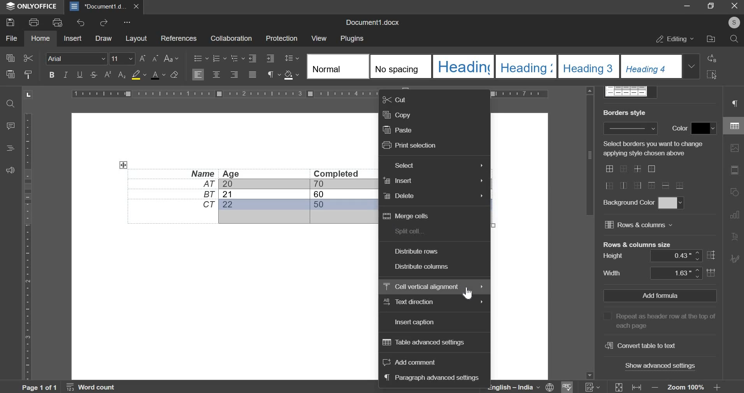 This screenshot has height=393, width=744. What do you see at coordinates (409, 361) in the screenshot?
I see `add comment` at bounding box center [409, 361].